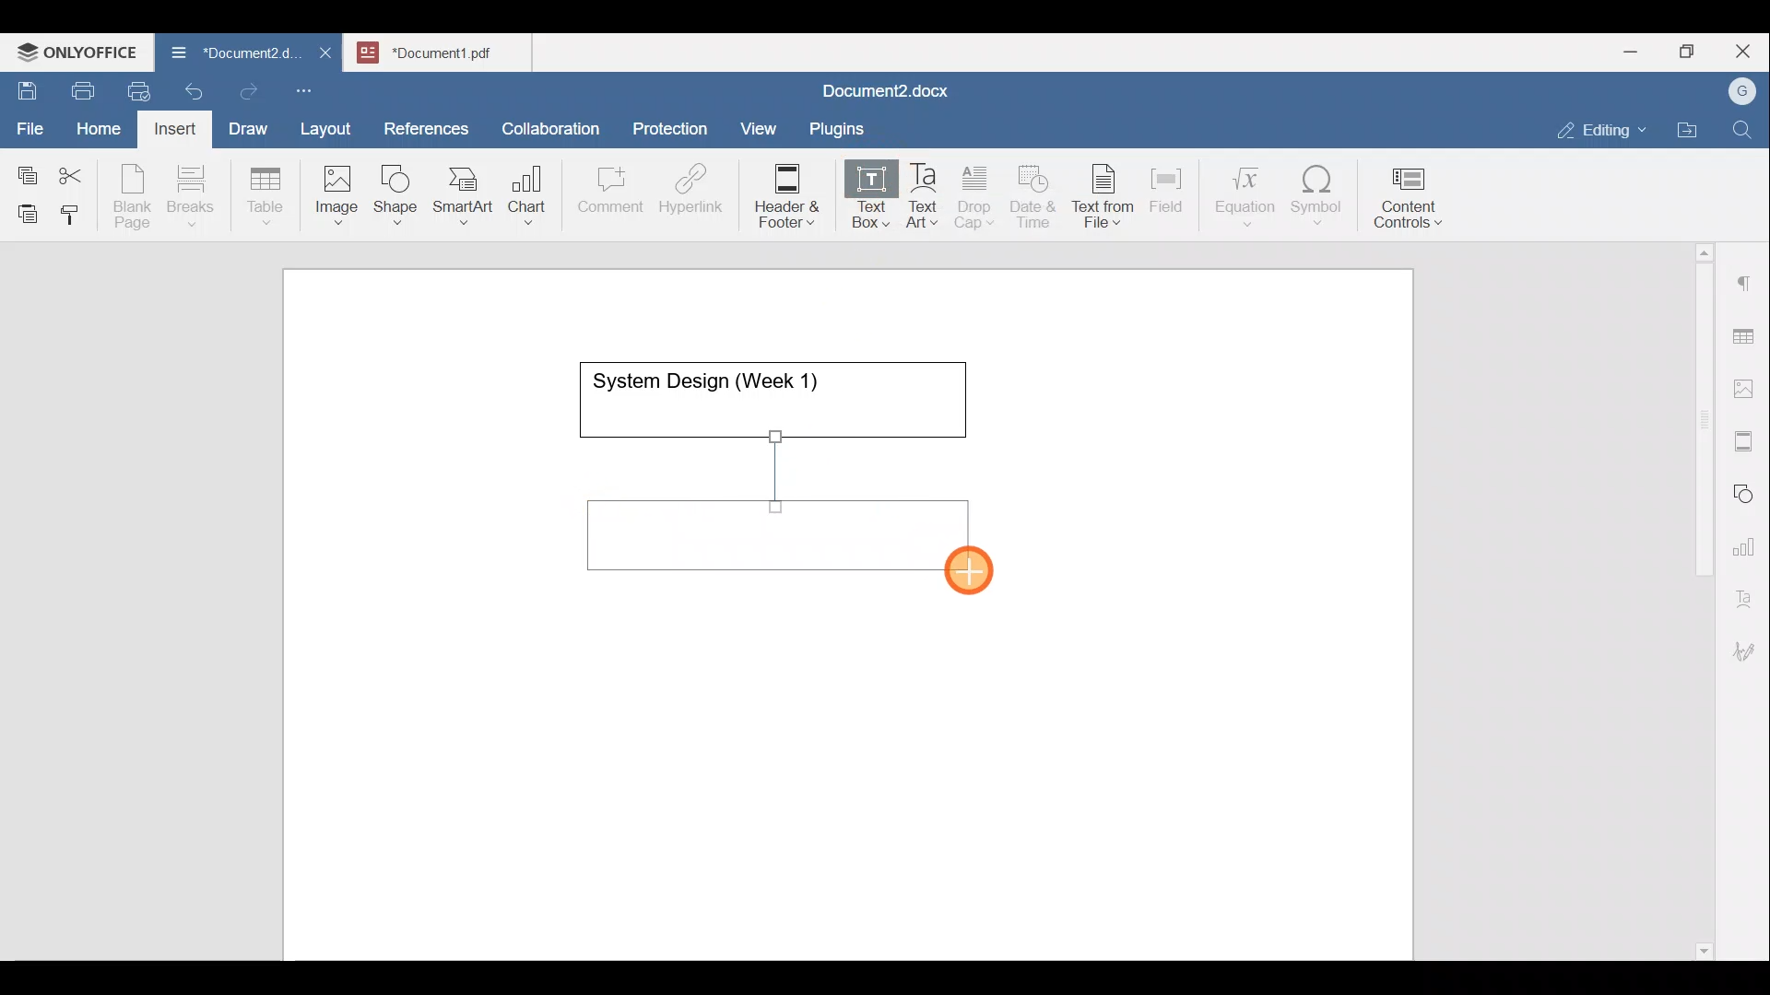  Describe the element at coordinates (1692, 132) in the screenshot. I see `Open file location` at that location.